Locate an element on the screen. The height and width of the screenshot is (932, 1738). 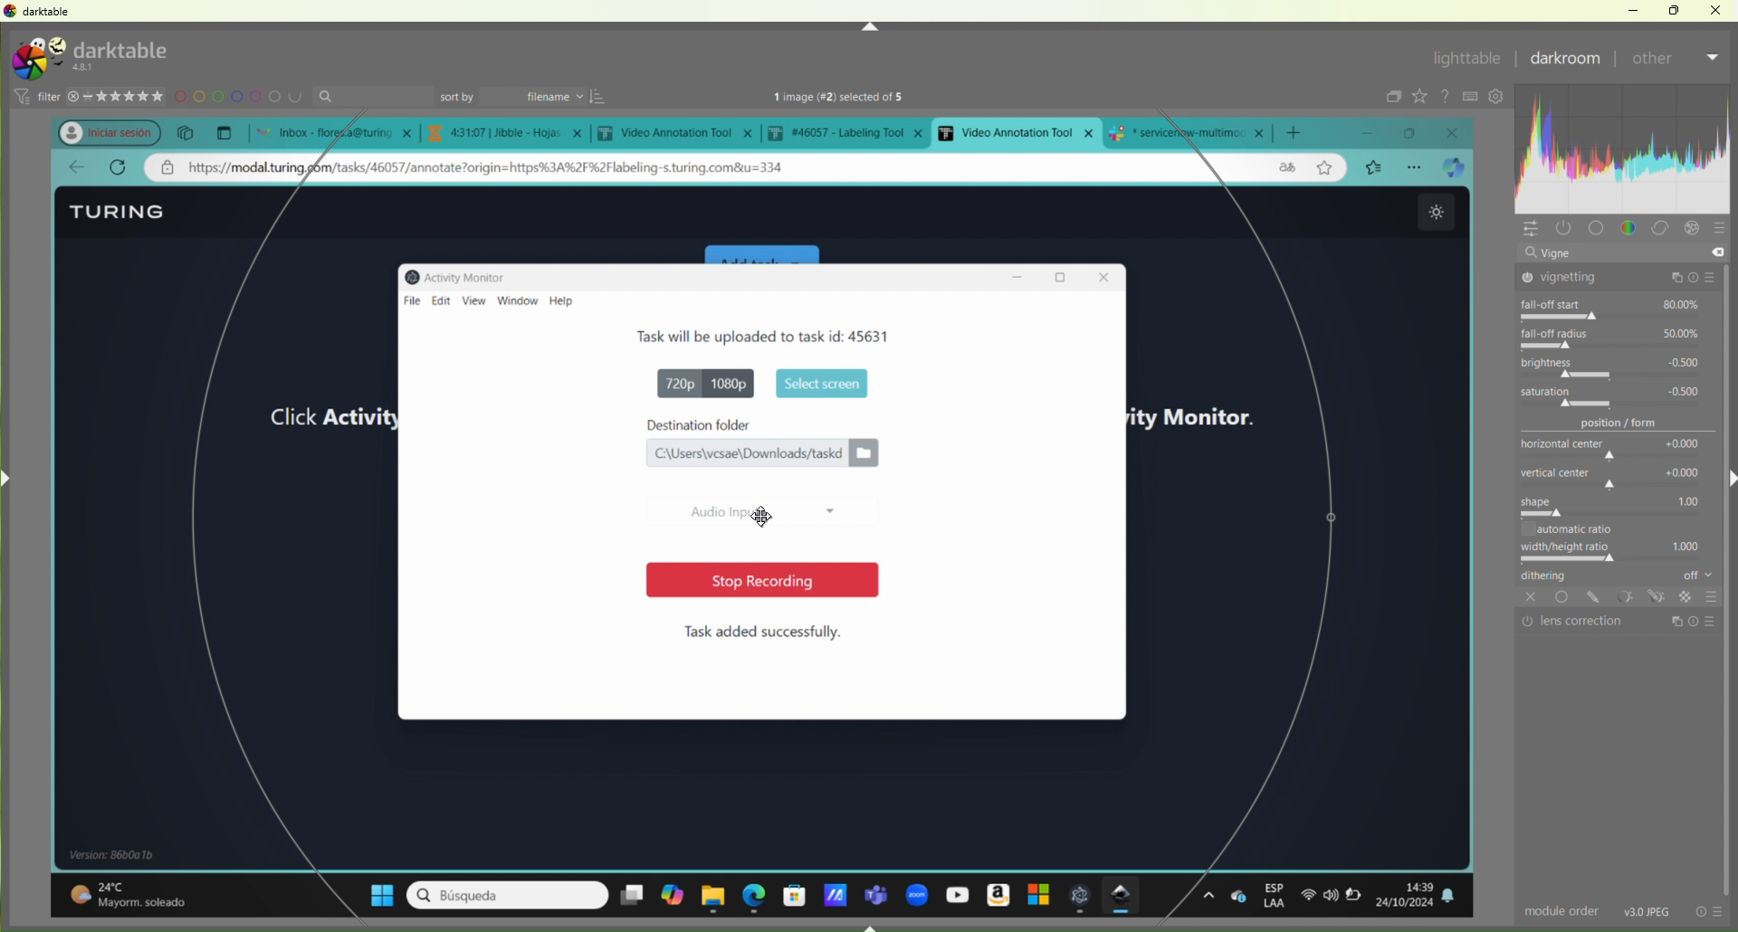
file is located at coordinates (458, 338).